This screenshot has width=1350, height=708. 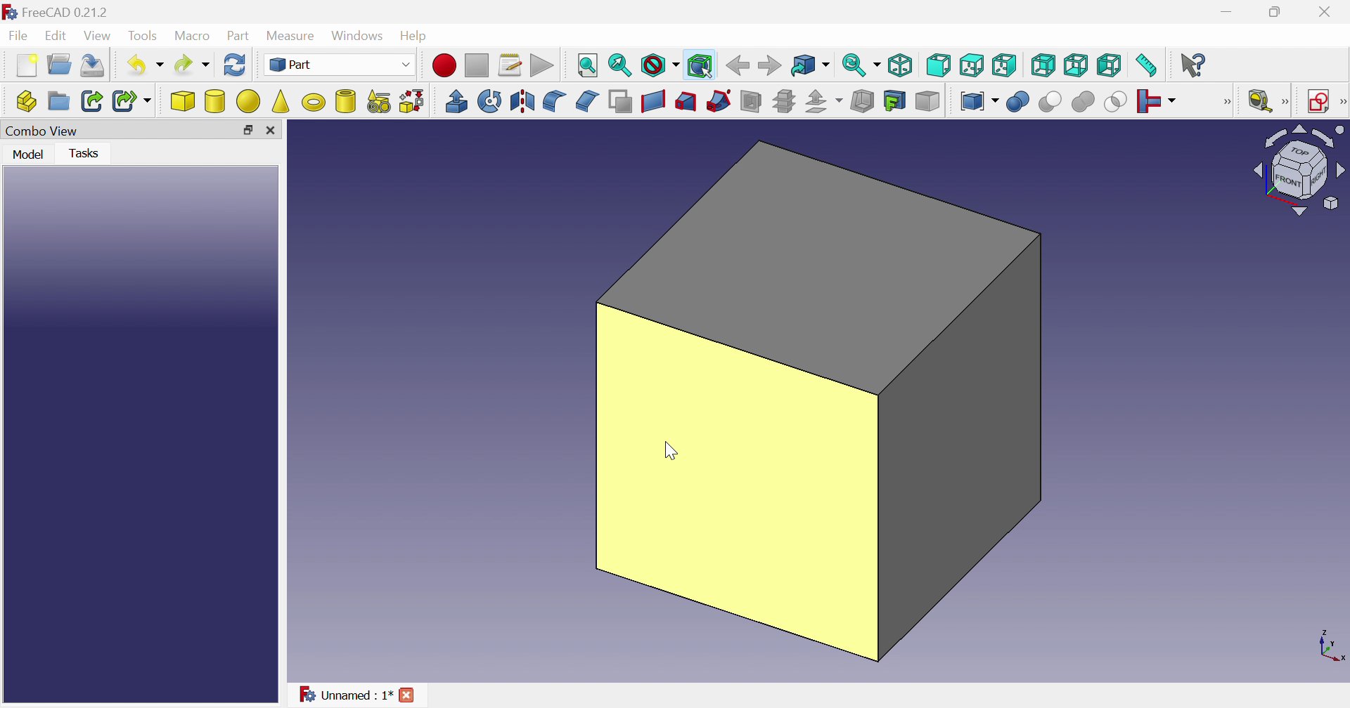 I want to click on Bottom, so click(x=1076, y=65).